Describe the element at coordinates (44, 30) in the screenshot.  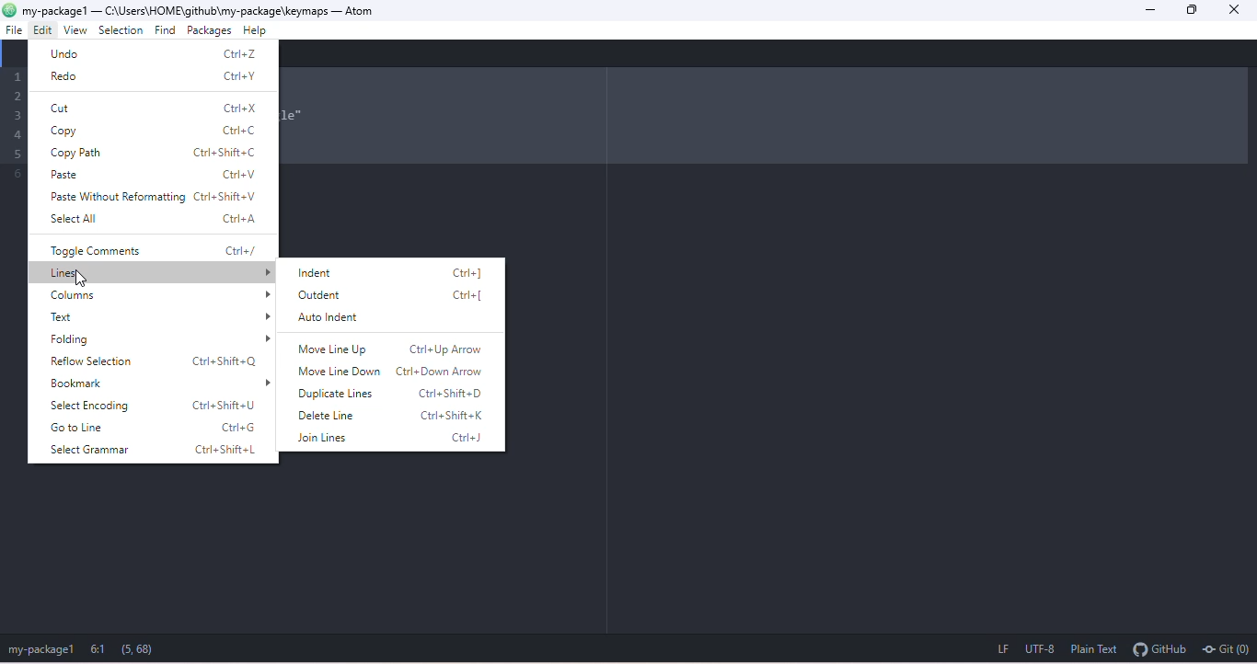
I see `cursor movement` at that location.